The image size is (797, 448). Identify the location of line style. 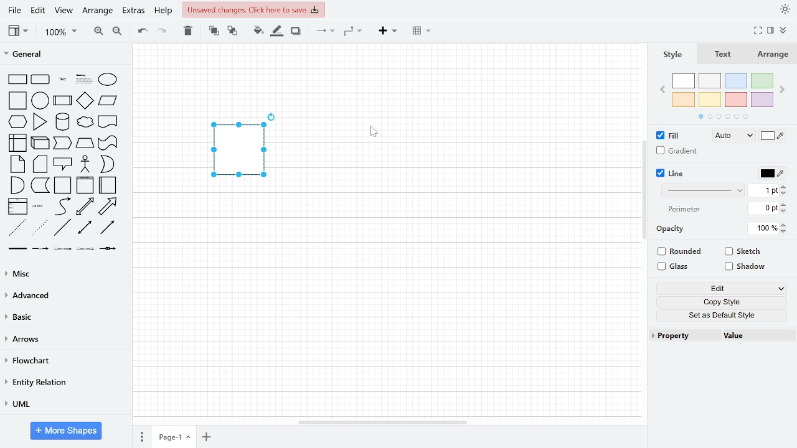
(702, 190).